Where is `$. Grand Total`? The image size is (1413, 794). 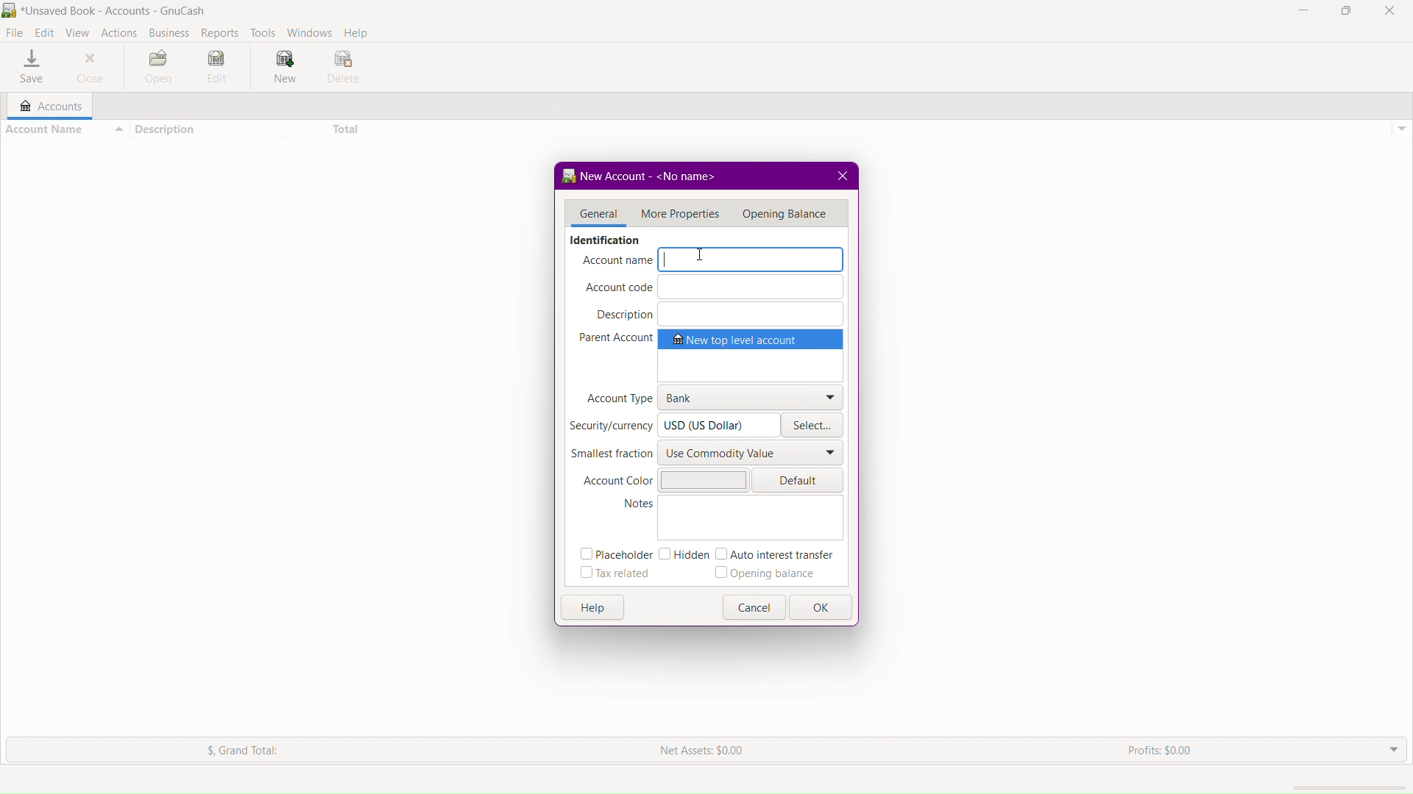
$. Grand Total is located at coordinates (224, 750).